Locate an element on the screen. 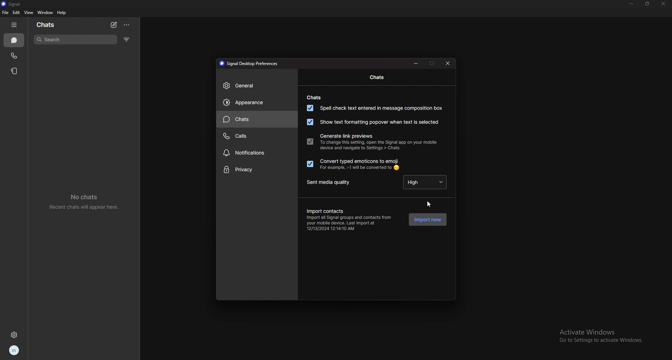 The width and height of the screenshot is (672, 360). minimize is located at coordinates (632, 3).